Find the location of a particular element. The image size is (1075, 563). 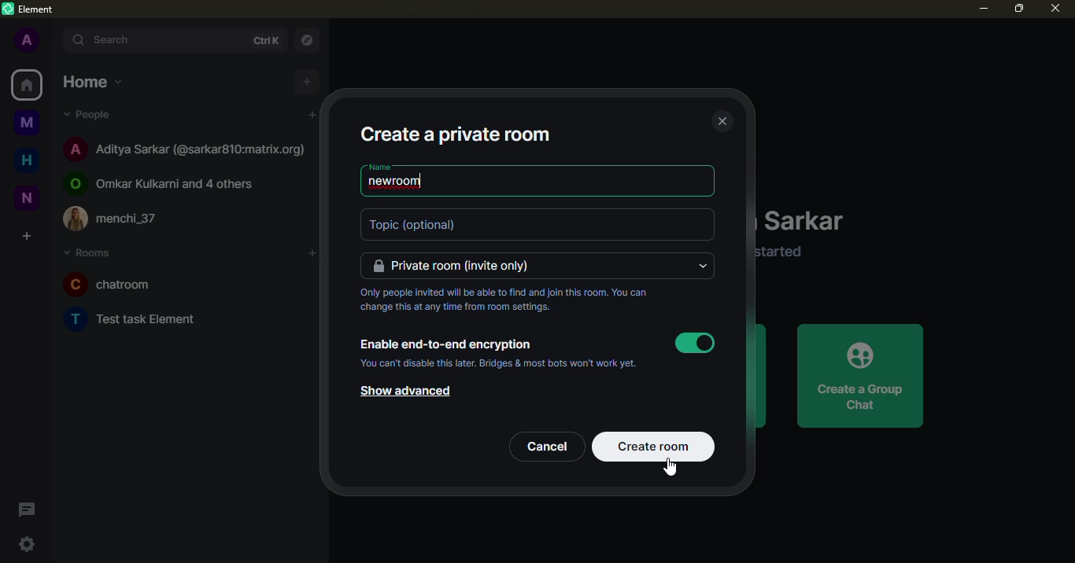

threads is located at coordinates (27, 509).